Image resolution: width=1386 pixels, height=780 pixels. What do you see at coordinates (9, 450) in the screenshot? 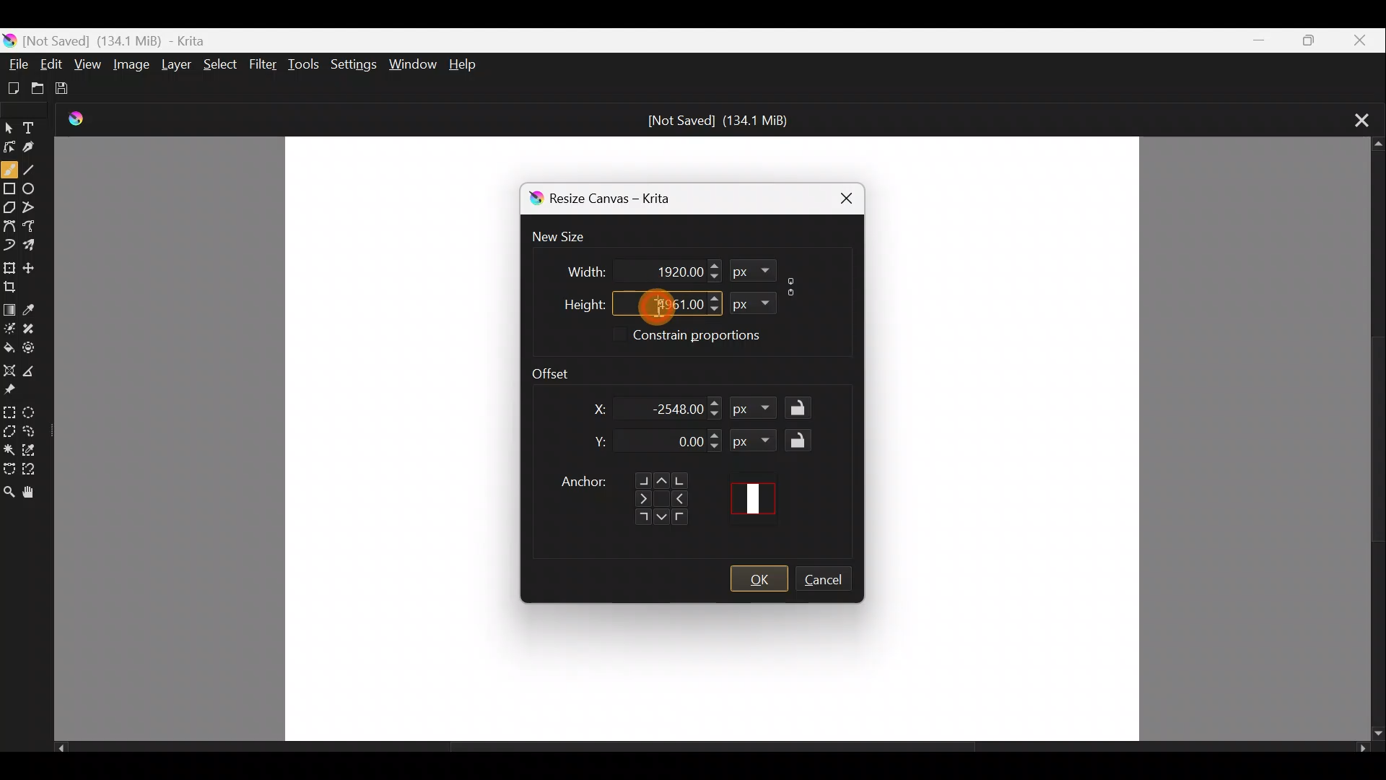
I see `Contiguous selection tool` at bounding box center [9, 450].